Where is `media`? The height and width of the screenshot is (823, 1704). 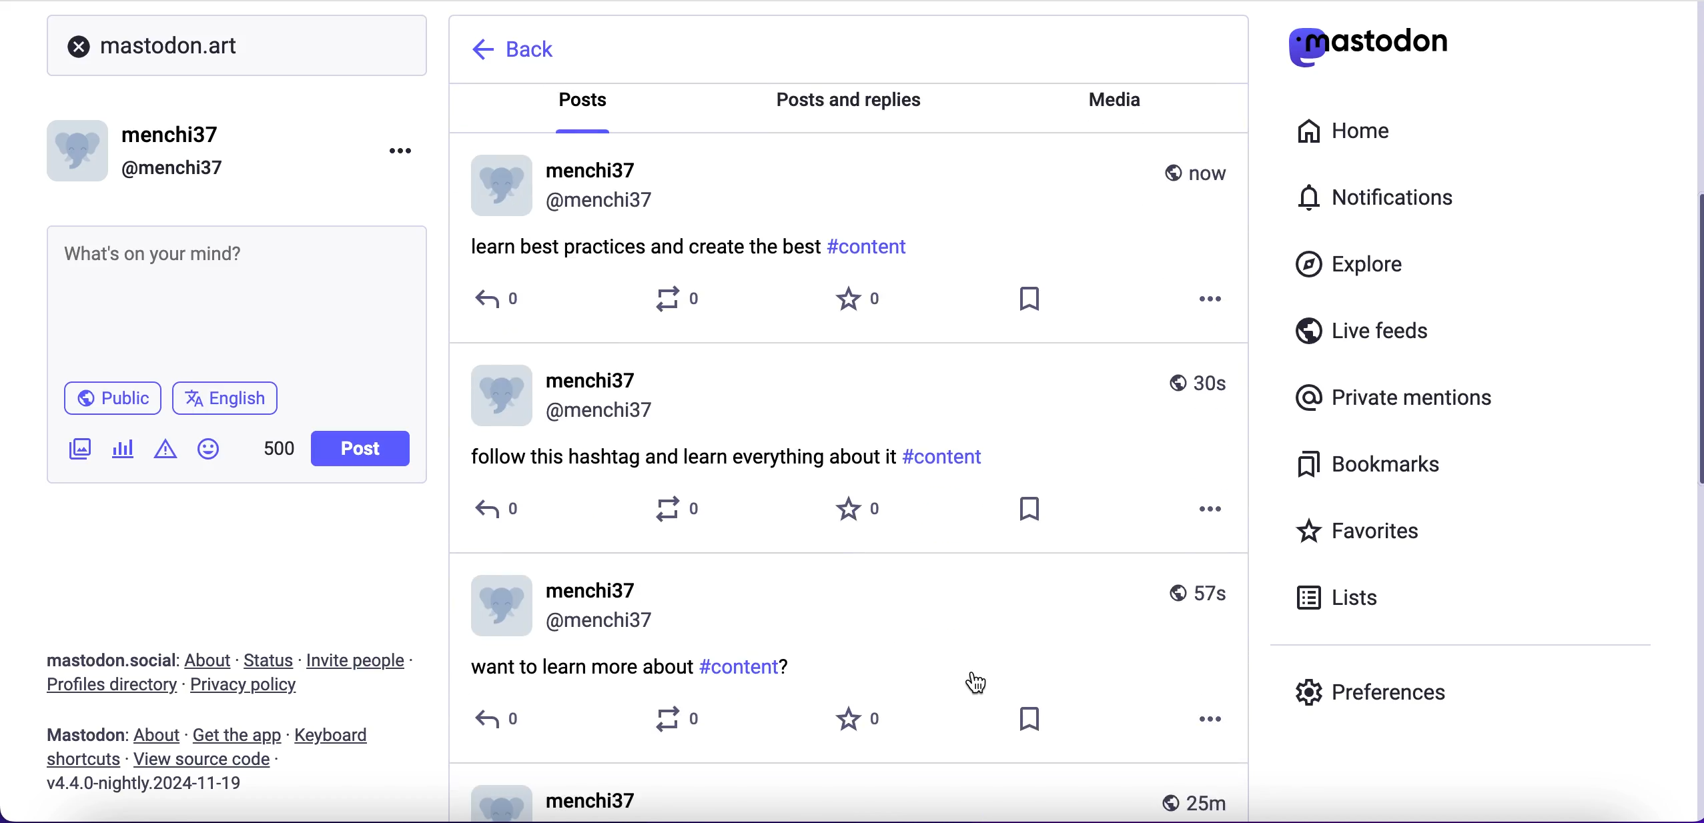 media is located at coordinates (1120, 99).